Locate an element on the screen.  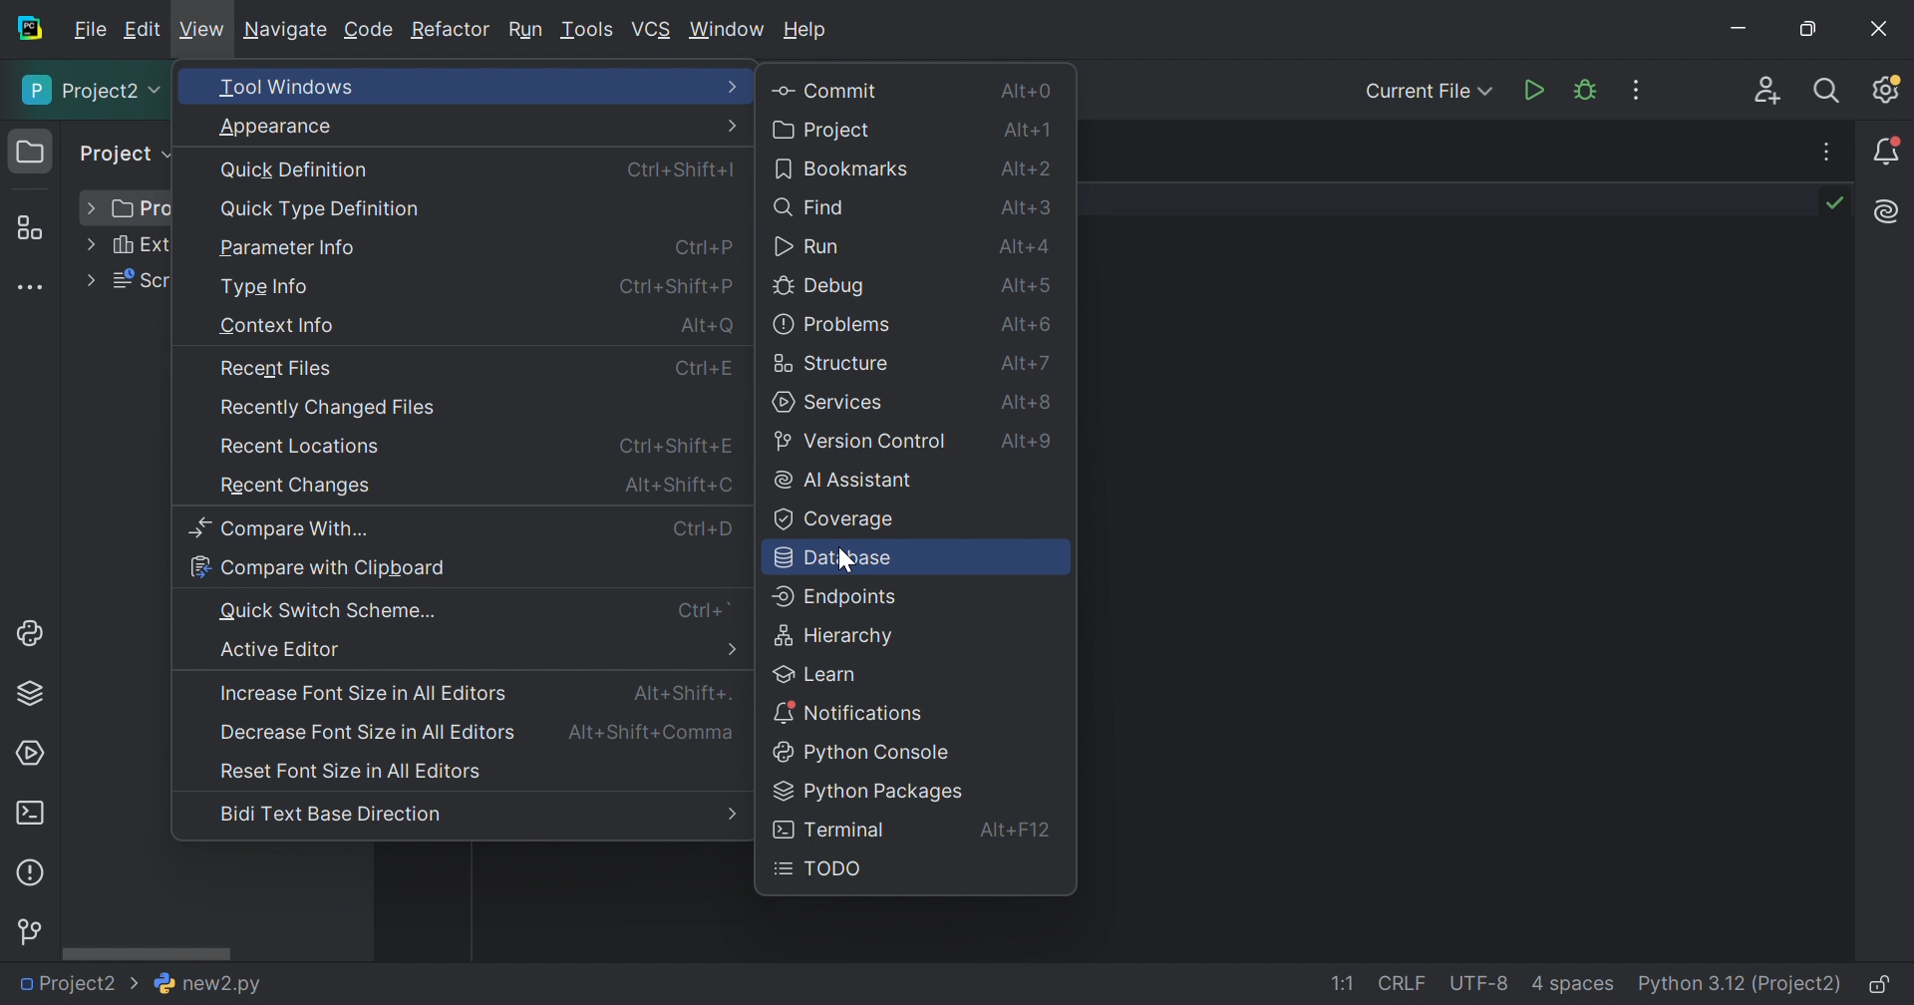
Search Everywhere is located at coordinates (1828, 90).